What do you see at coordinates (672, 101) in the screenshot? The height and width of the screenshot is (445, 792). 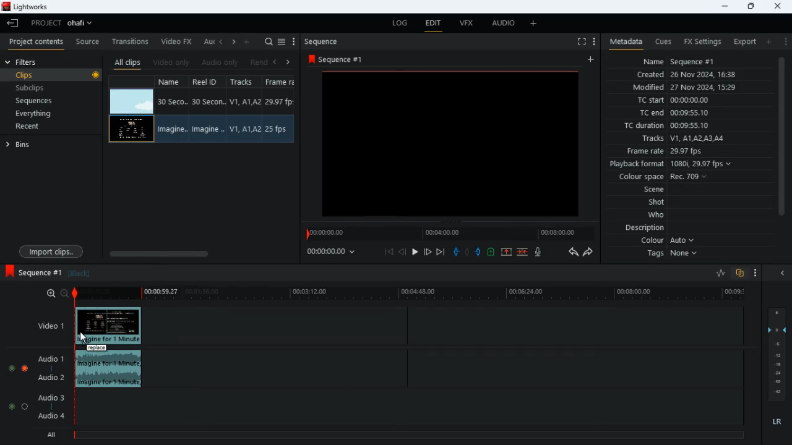 I see `tc start` at bounding box center [672, 101].